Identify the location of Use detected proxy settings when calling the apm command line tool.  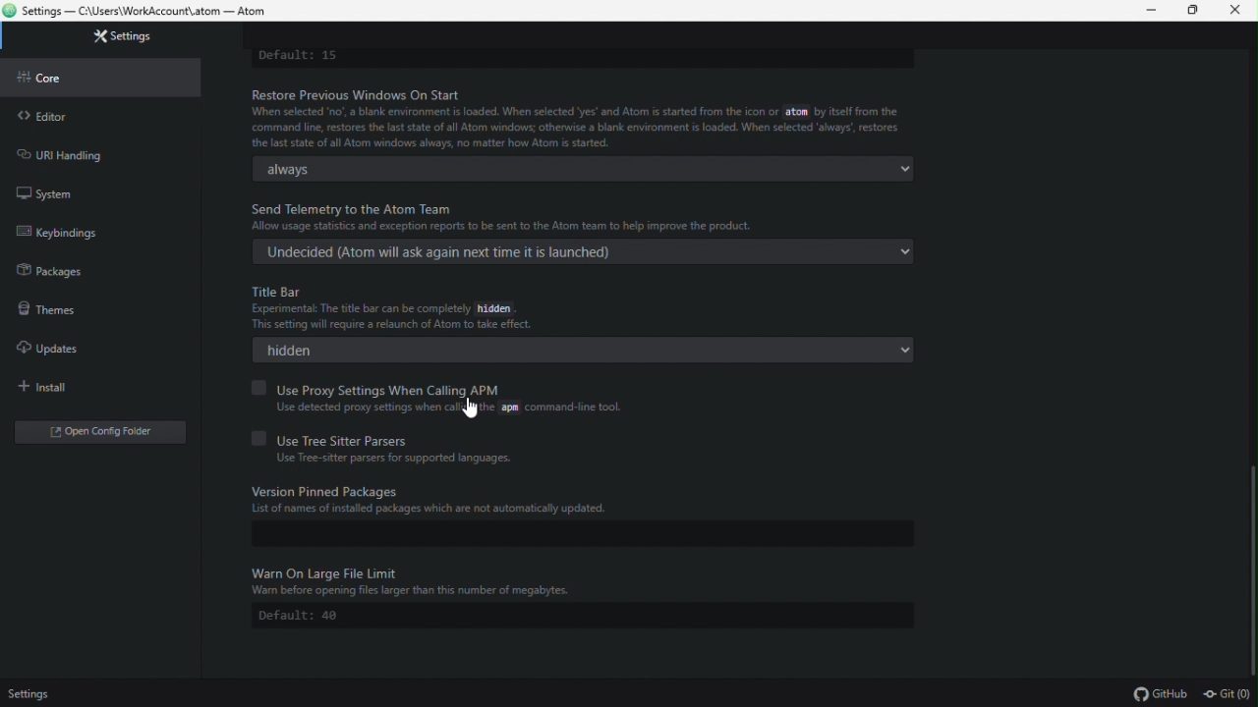
(452, 408).